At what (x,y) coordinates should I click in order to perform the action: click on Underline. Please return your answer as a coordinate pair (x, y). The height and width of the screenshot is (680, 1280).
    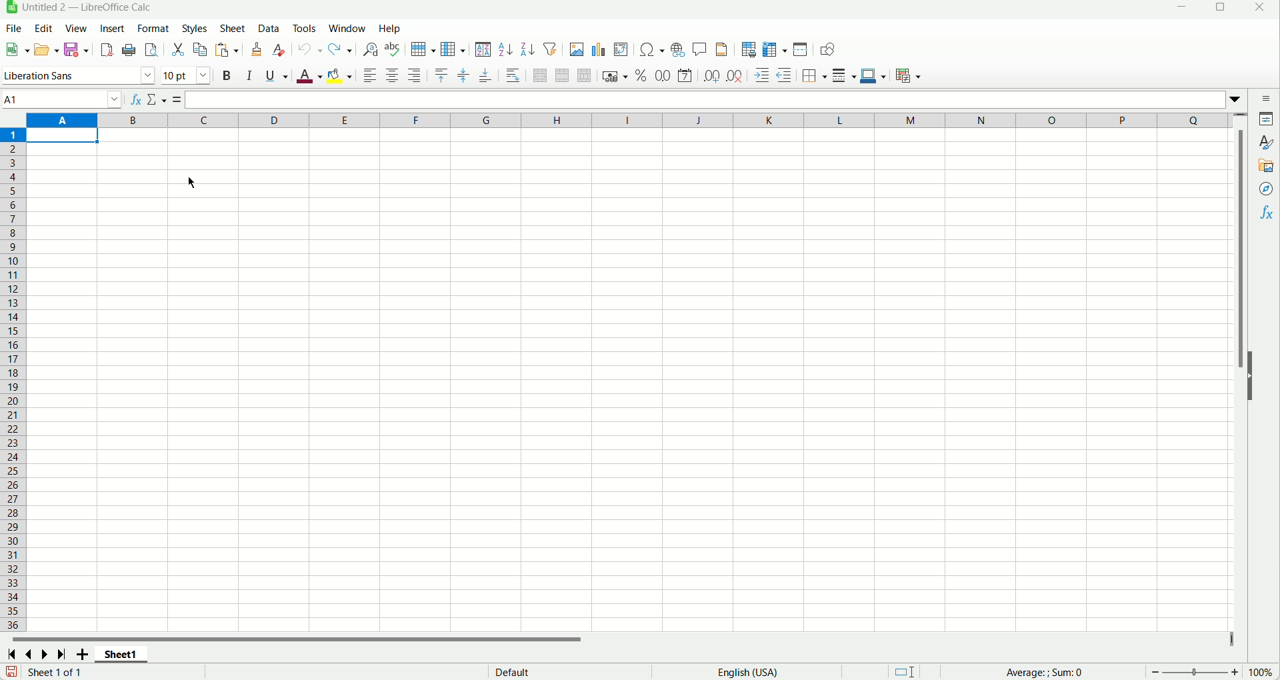
    Looking at the image, I should click on (277, 75).